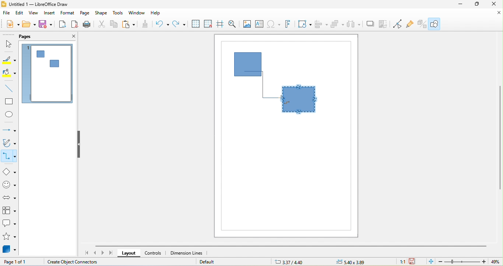 The image size is (503, 266). What do you see at coordinates (76, 24) in the screenshot?
I see `export directly as pdf` at bounding box center [76, 24].